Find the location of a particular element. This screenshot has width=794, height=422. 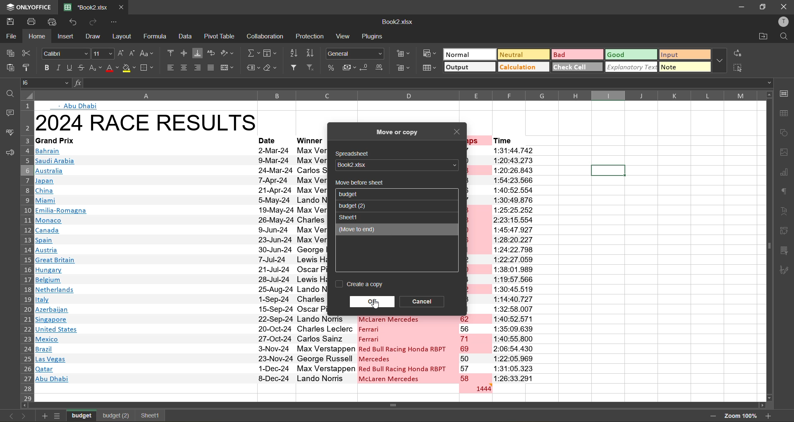

select all is located at coordinates (739, 68).